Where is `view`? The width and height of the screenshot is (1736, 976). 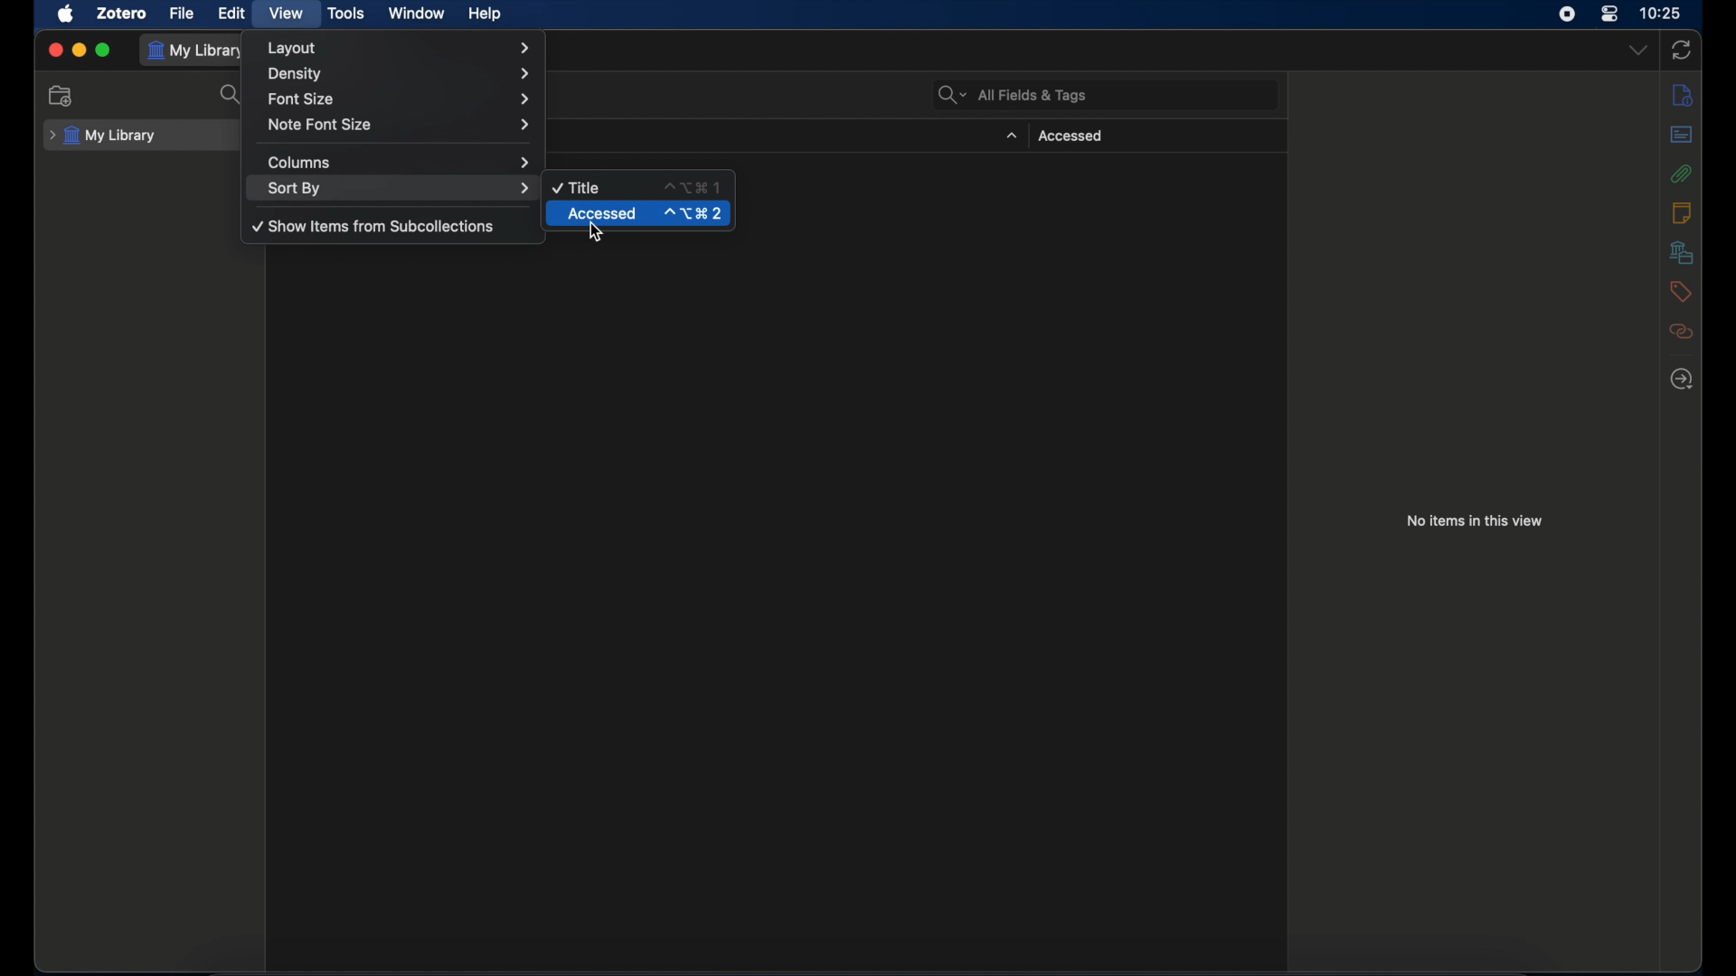 view is located at coordinates (286, 13).